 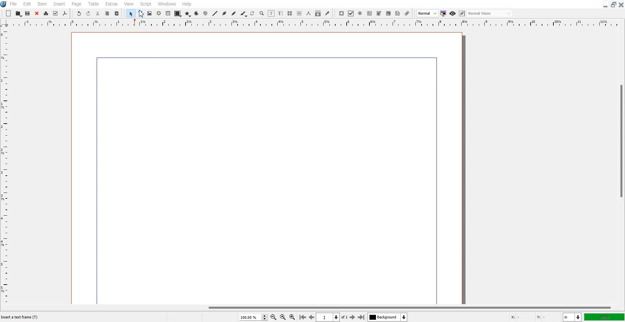 What do you see at coordinates (14, 4) in the screenshot?
I see `File` at bounding box center [14, 4].